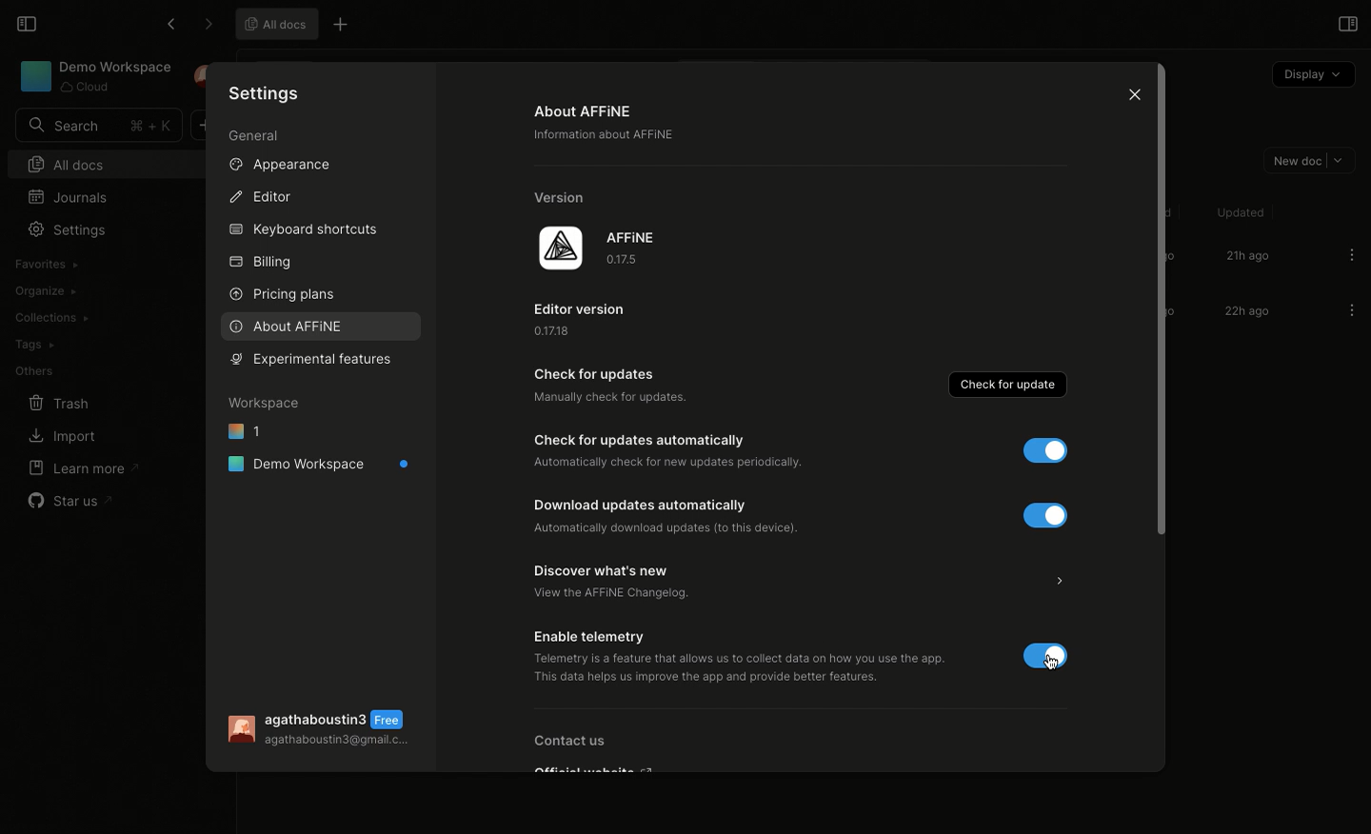  What do you see at coordinates (590, 751) in the screenshot?
I see `Contact us` at bounding box center [590, 751].